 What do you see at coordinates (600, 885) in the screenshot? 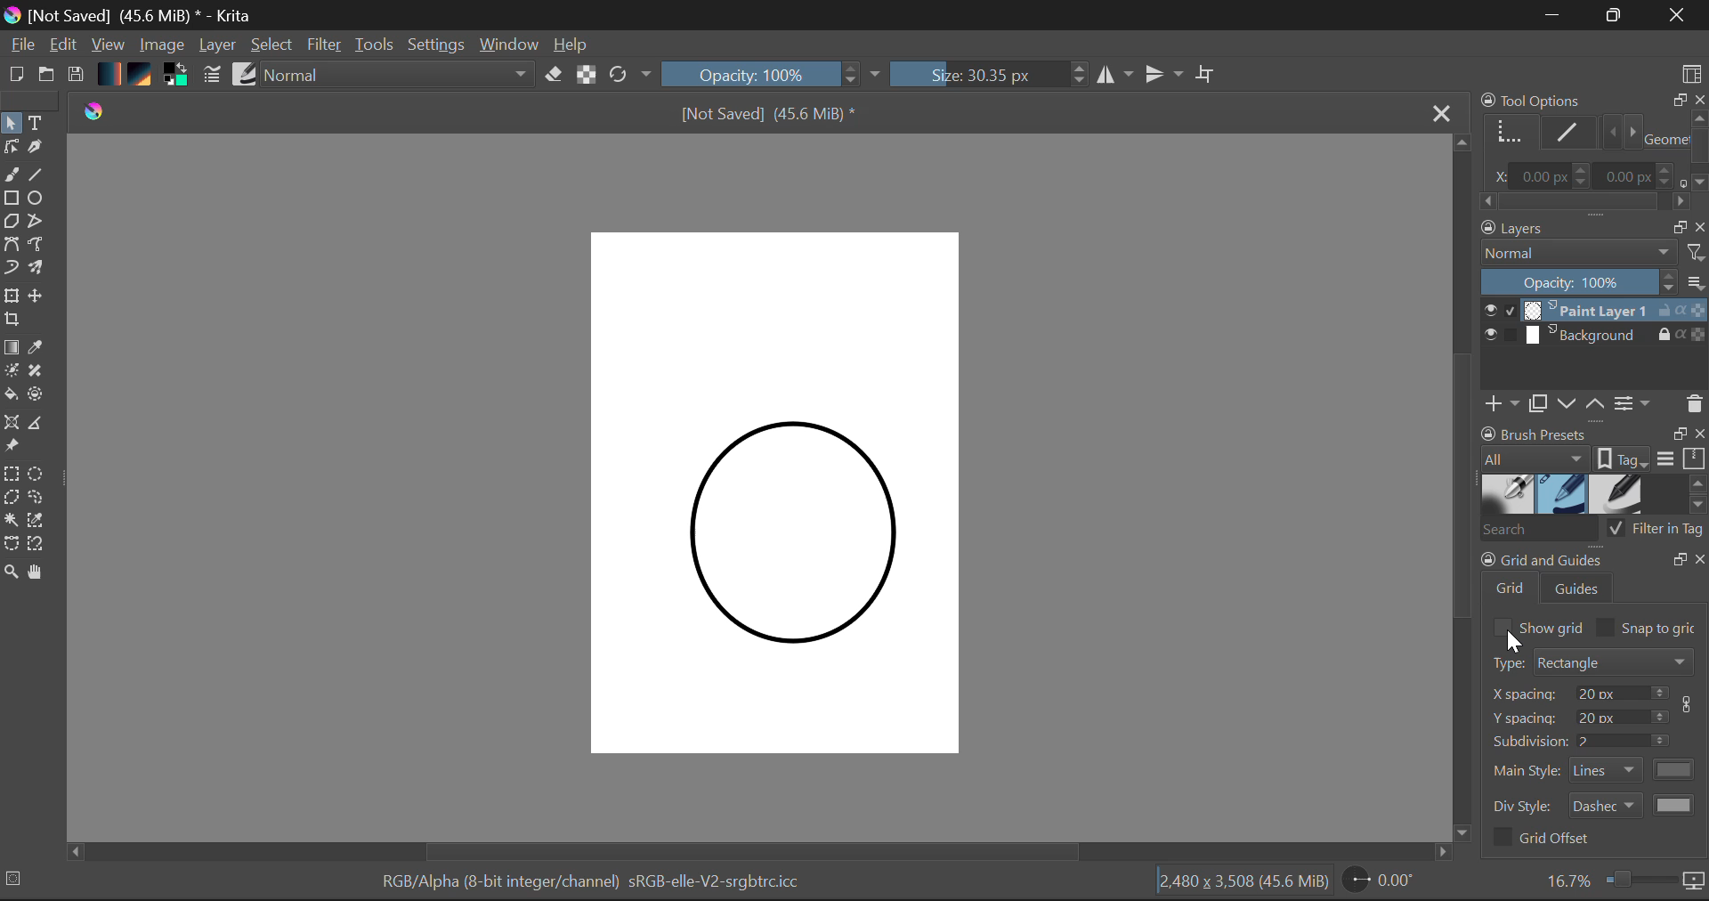
I see `Color Information` at bounding box center [600, 885].